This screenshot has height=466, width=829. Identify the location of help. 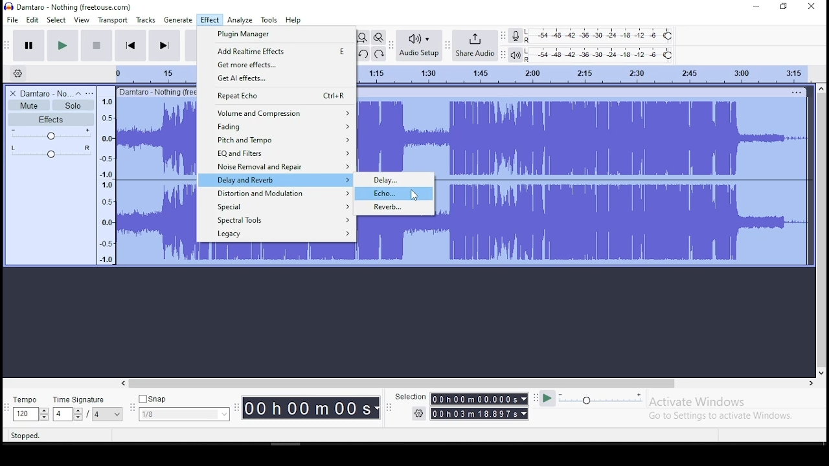
(294, 19).